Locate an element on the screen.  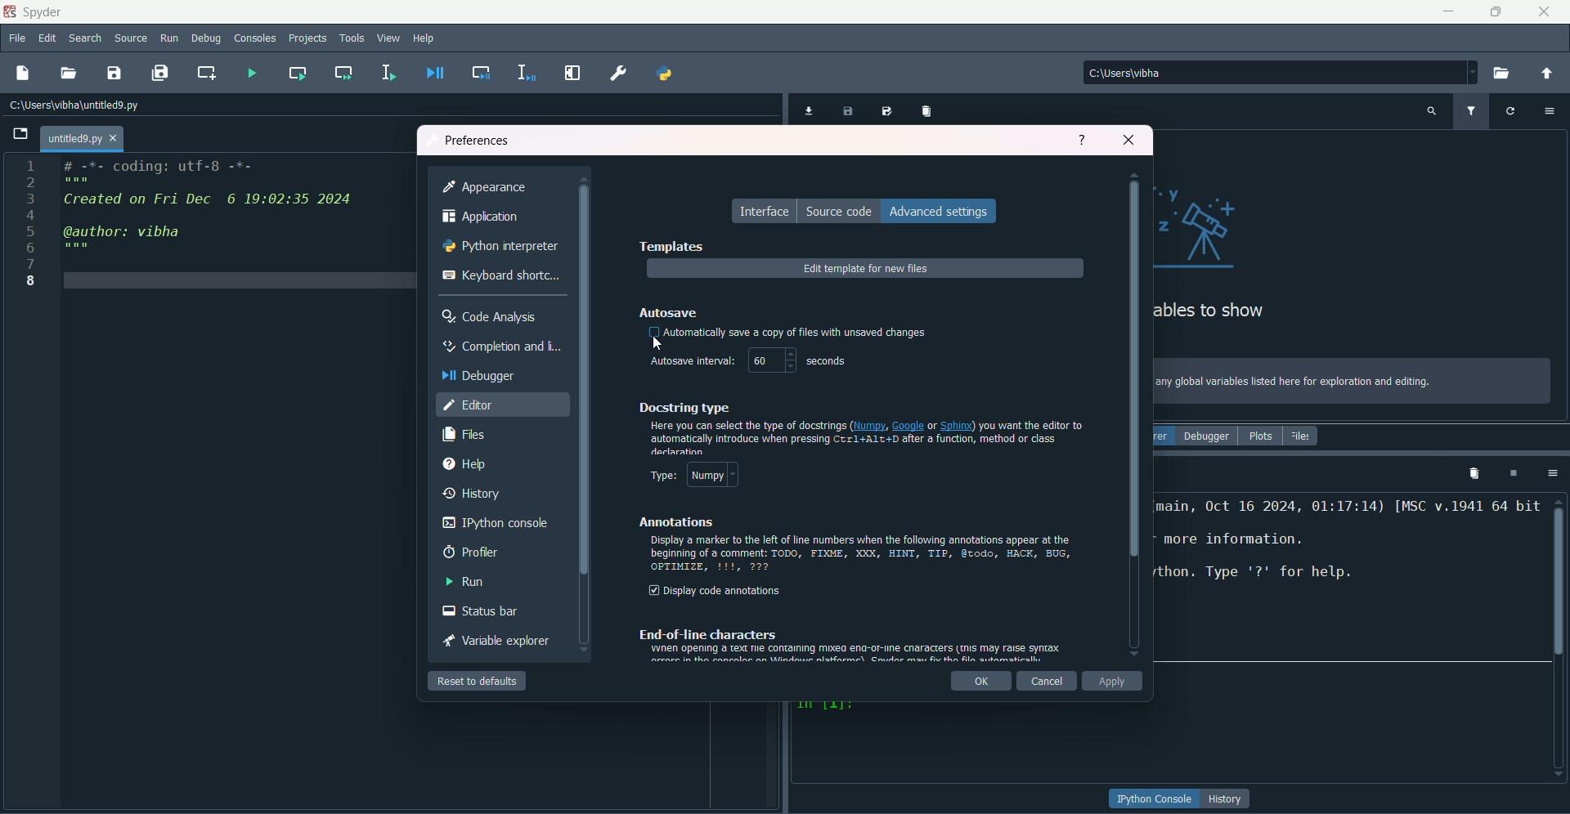
run is located at coordinates (170, 38).